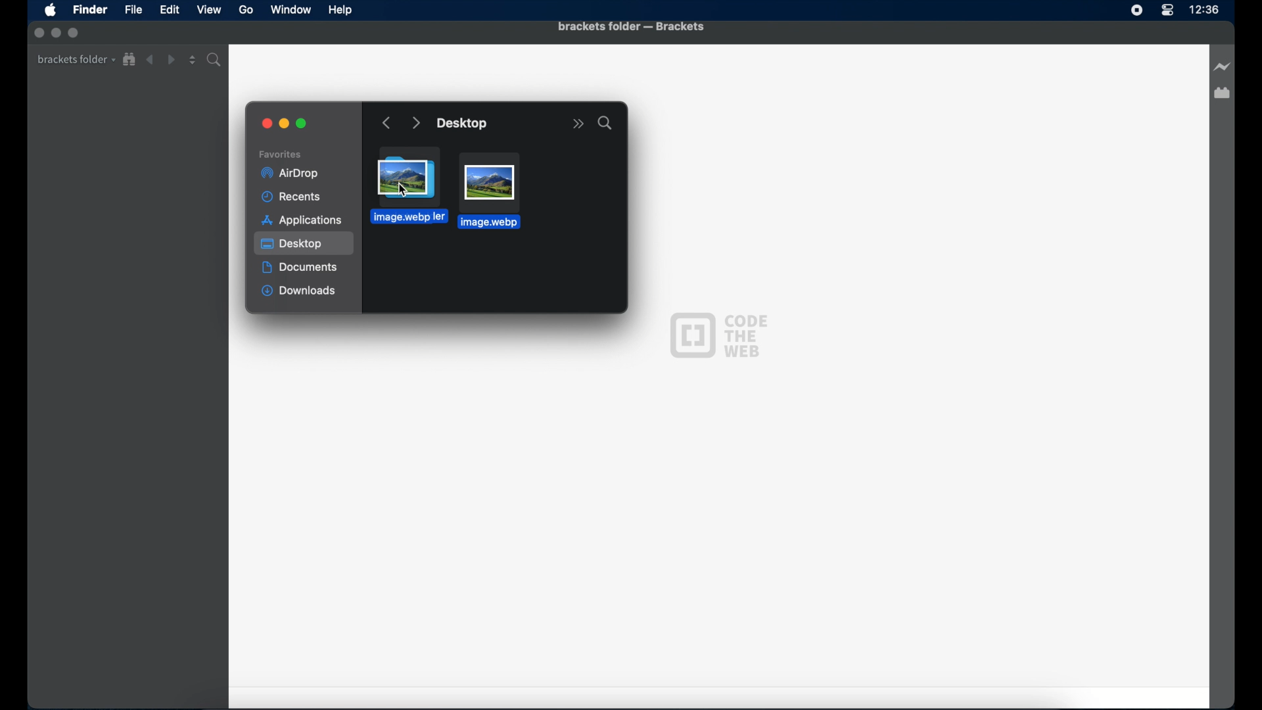 Image resolution: width=1262 pixels, height=710 pixels. I want to click on close, so click(268, 124).